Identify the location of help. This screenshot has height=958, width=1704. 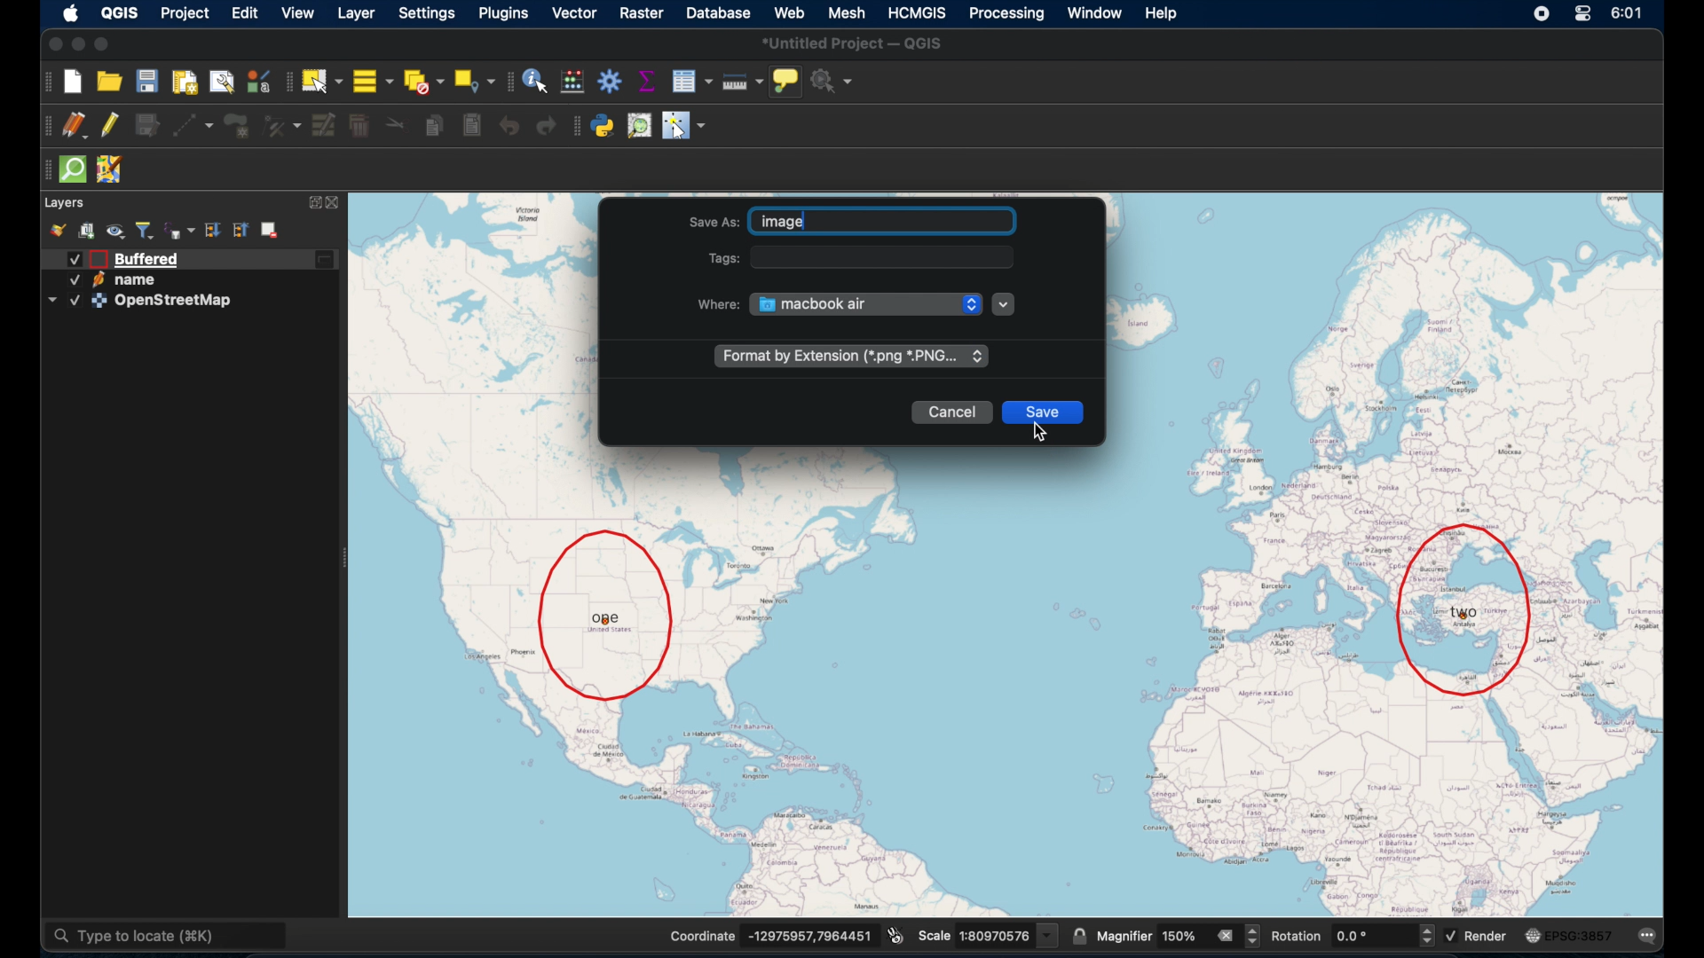
(1164, 16).